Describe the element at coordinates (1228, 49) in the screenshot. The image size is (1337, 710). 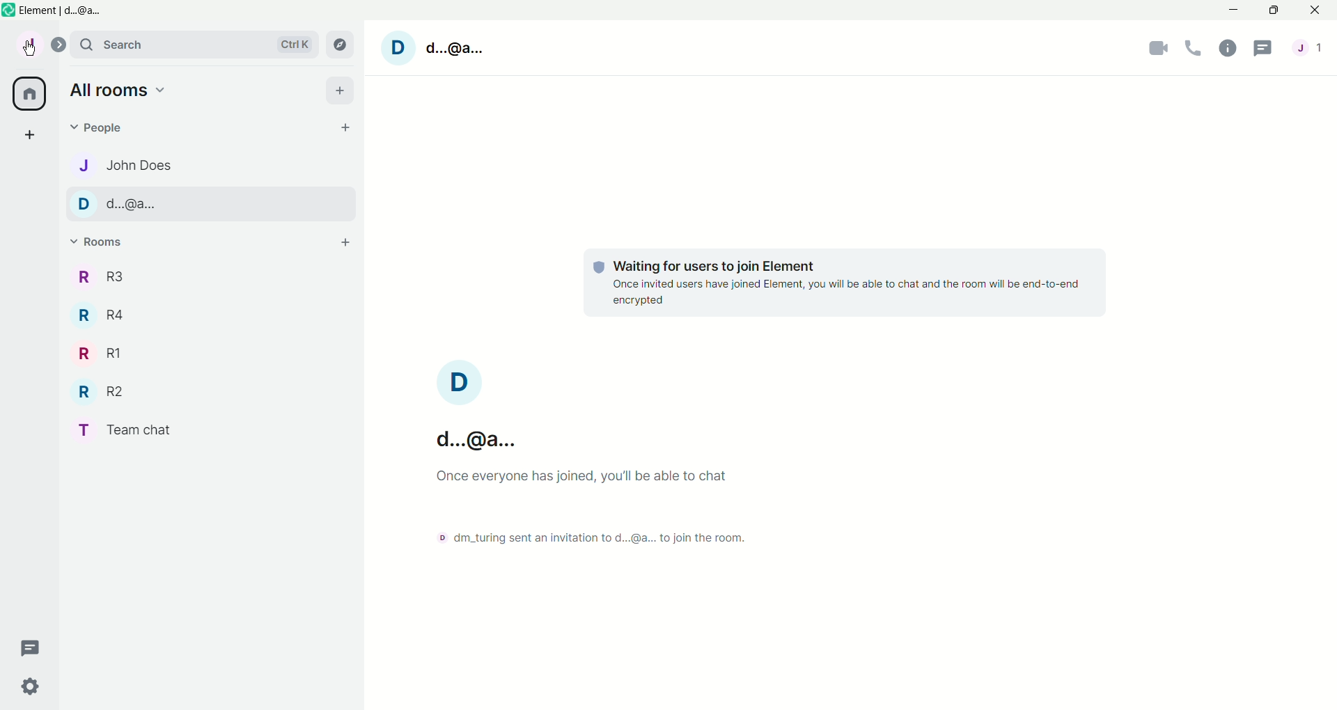
I see `Room info` at that location.